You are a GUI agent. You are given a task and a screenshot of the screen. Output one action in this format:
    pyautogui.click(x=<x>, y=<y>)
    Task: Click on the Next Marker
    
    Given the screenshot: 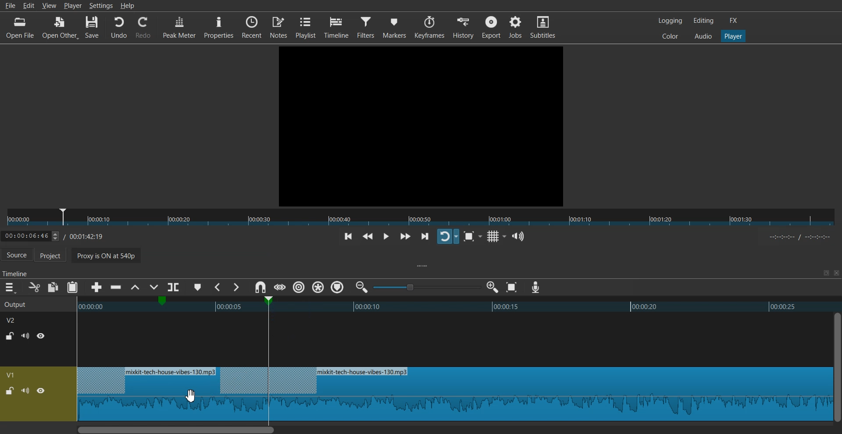 What is the action you would take?
    pyautogui.click(x=235, y=287)
    